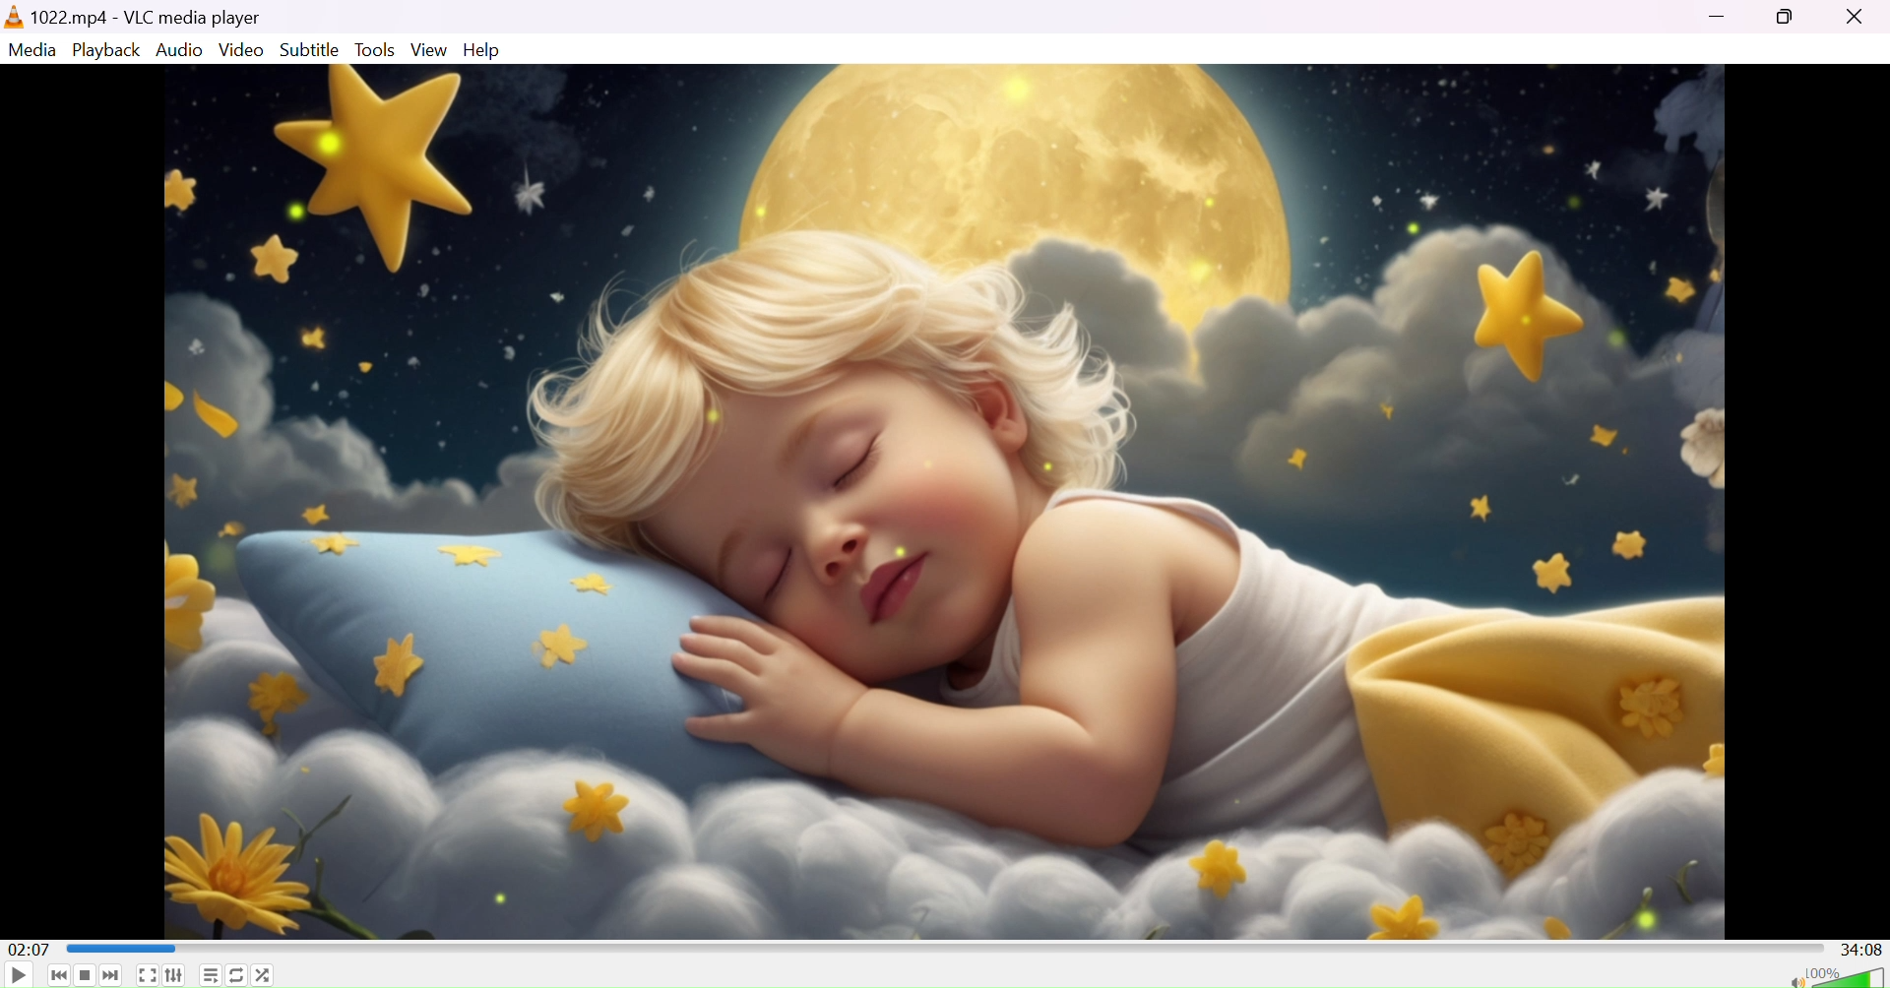  I want to click on video, so click(945, 501).